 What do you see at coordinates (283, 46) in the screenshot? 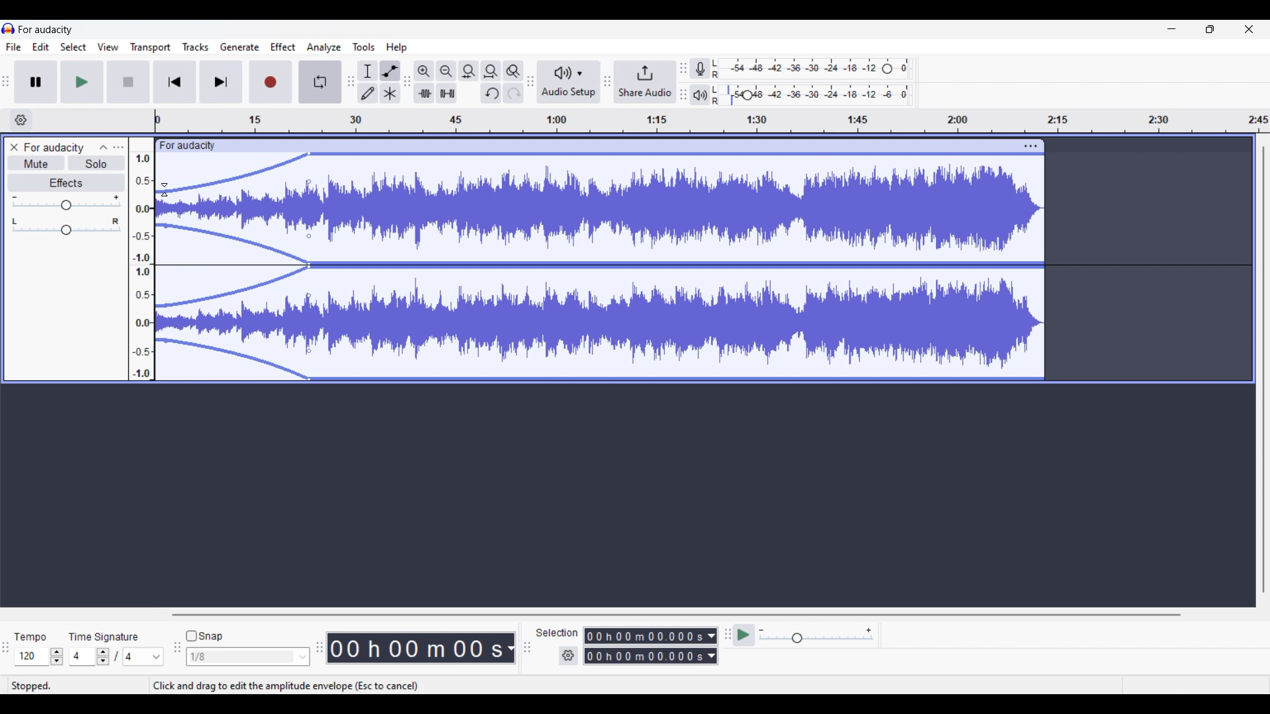
I see `Effect` at bounding box center [283, 46].